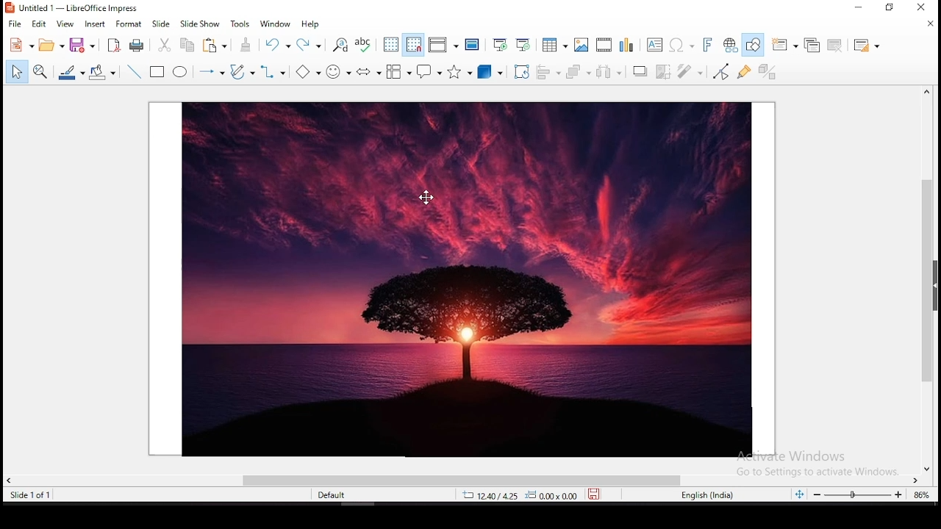 This screenshot has height=529, width=941. What do you see at coordinates (162, 24) in the screenshot?
I see `slide` at bounding box center [162, 24].